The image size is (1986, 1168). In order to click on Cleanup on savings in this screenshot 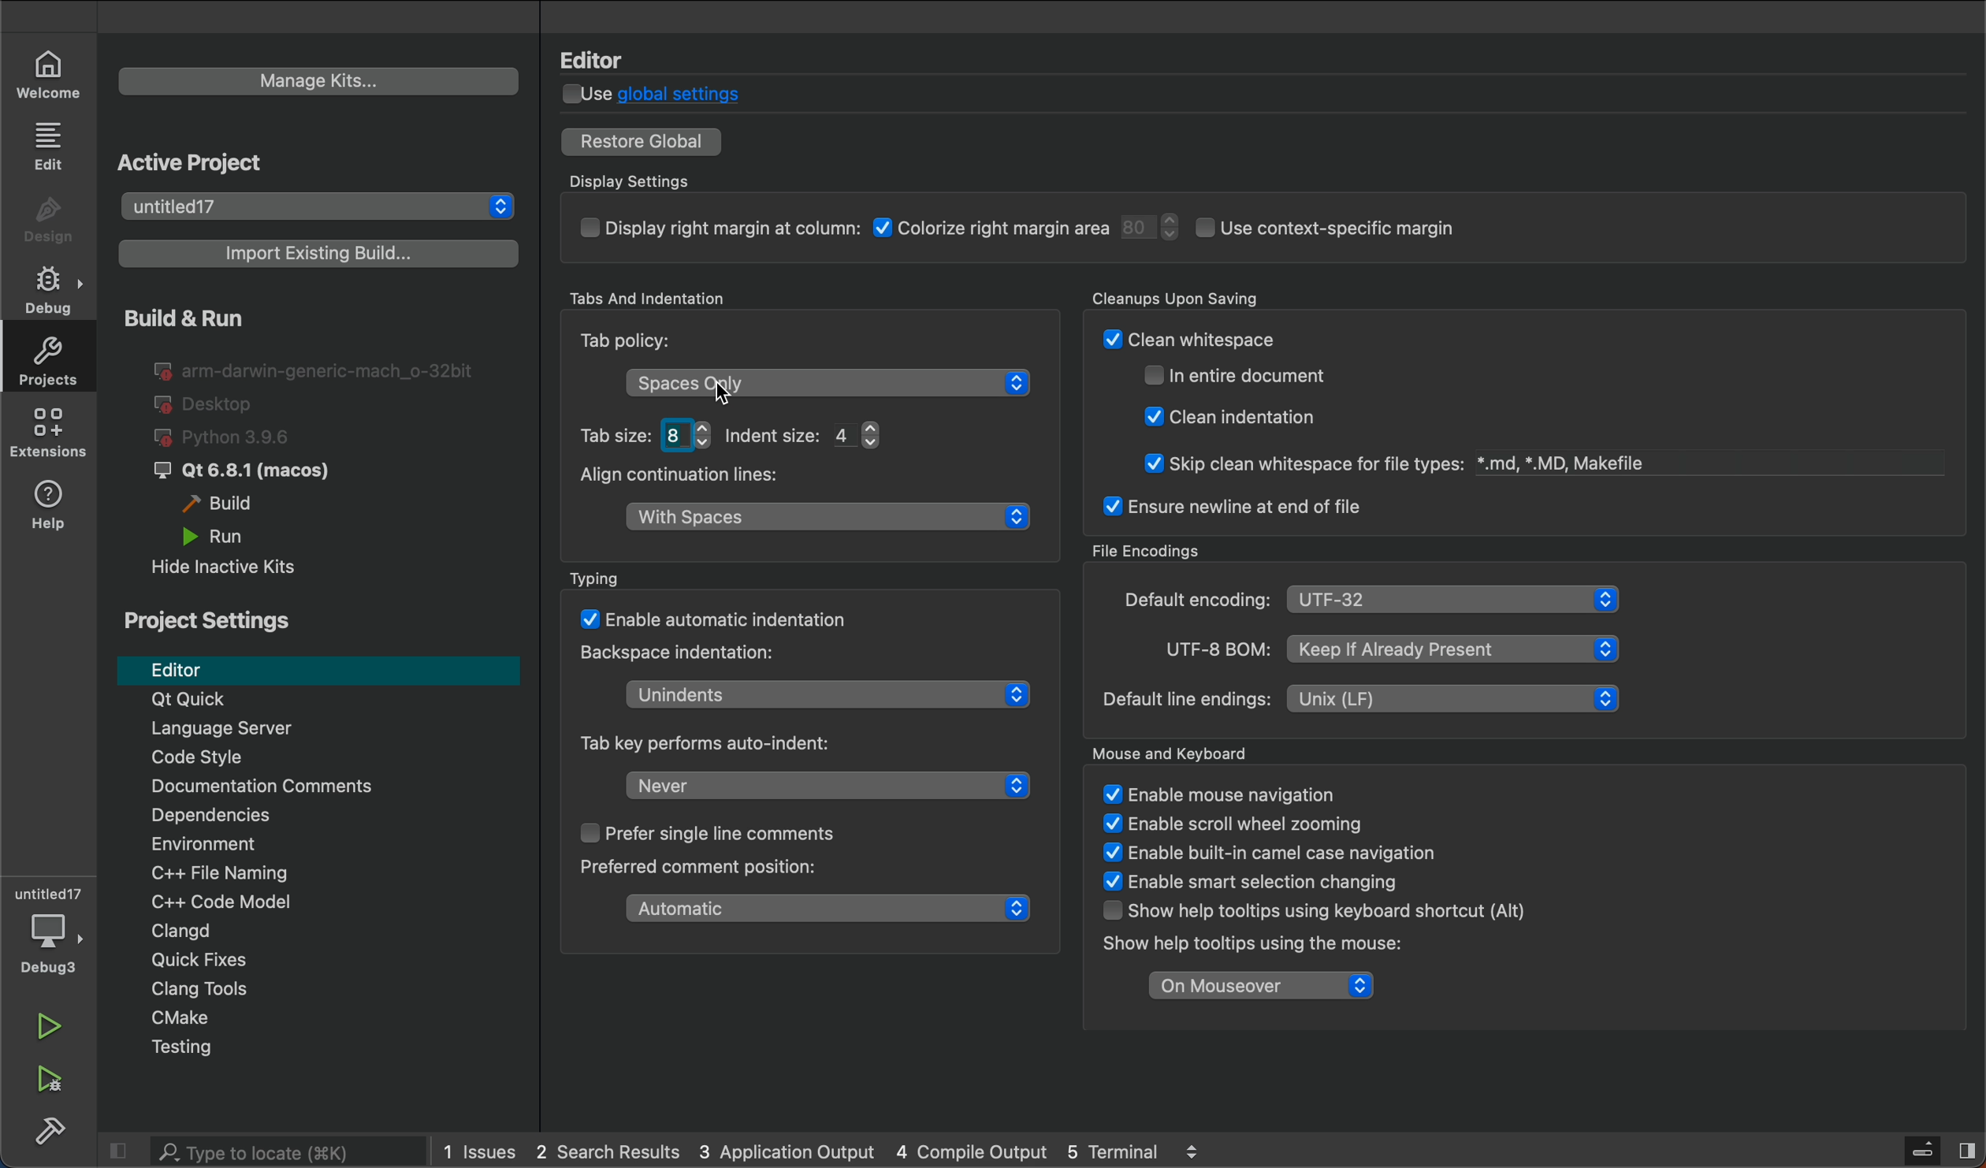, I will do `click(1517, 337)`.